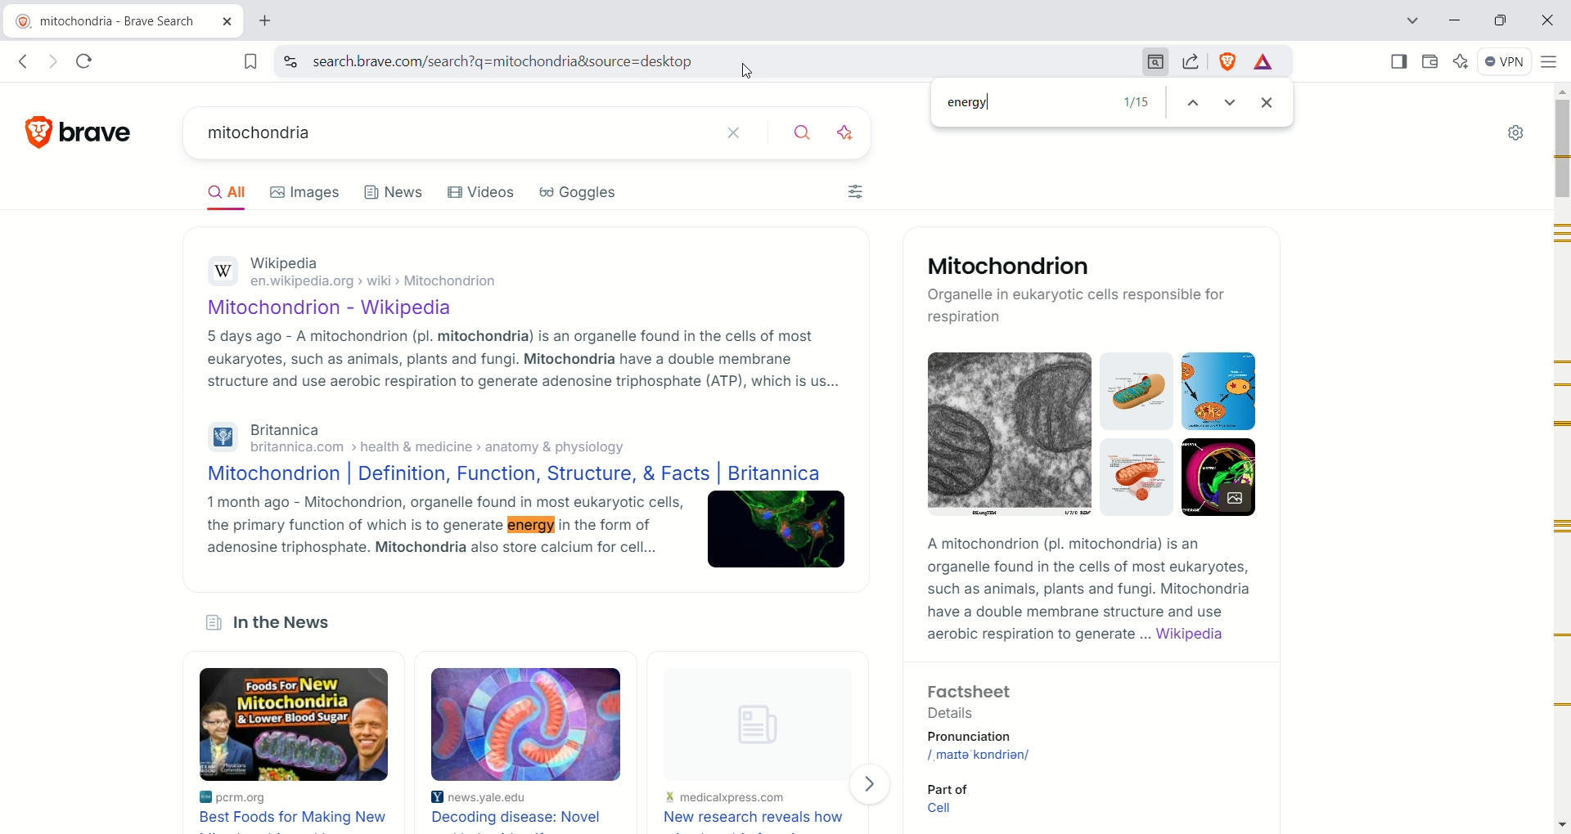 This screenshot has width=1571, height=834. I want to click on pcrm.org, so click(254, 798).